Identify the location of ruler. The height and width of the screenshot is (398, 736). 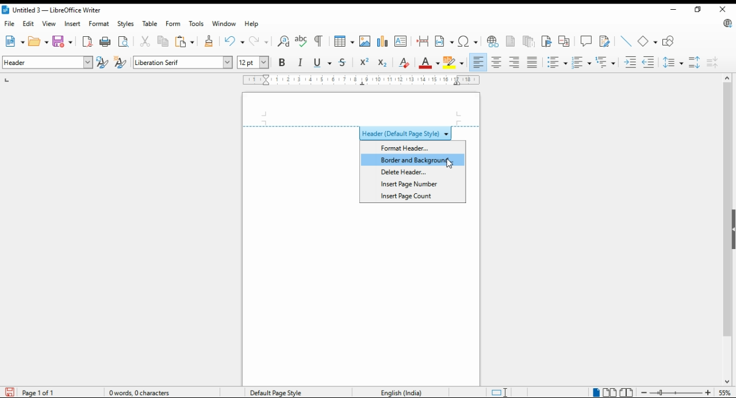
(362, 80).